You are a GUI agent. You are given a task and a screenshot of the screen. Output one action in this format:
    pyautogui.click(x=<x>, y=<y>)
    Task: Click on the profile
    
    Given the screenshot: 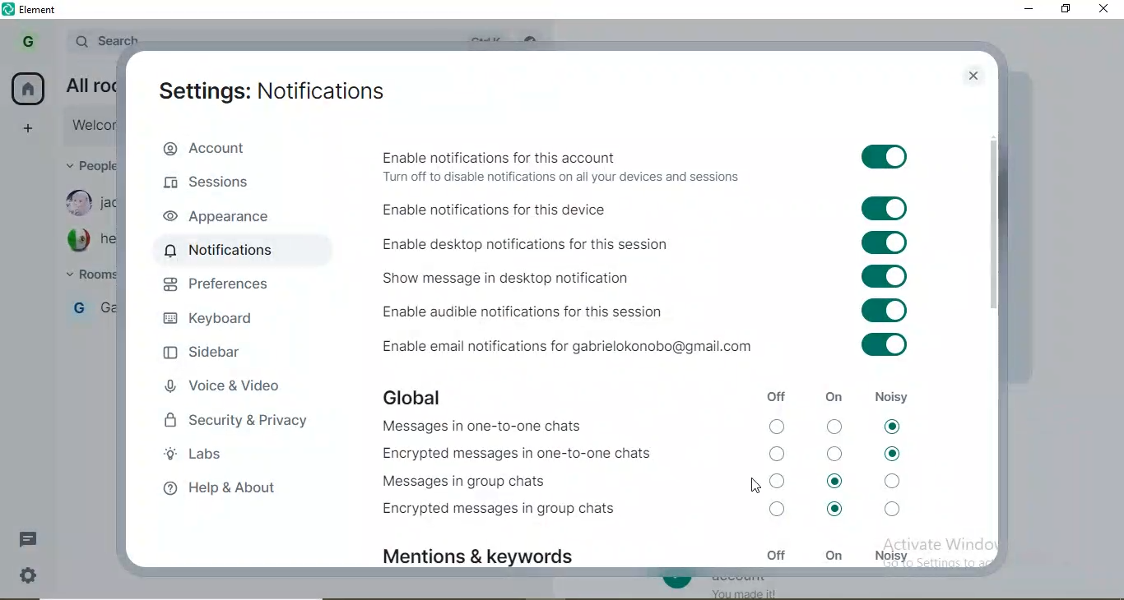 What is the action you would take?
    pyautogui.click(x=26, y=43)
    